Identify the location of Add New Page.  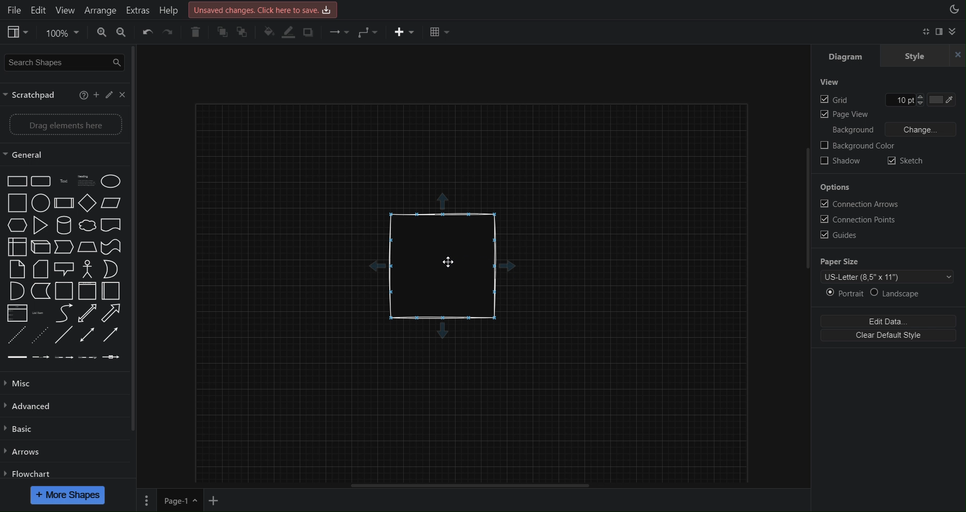
(217, 499).